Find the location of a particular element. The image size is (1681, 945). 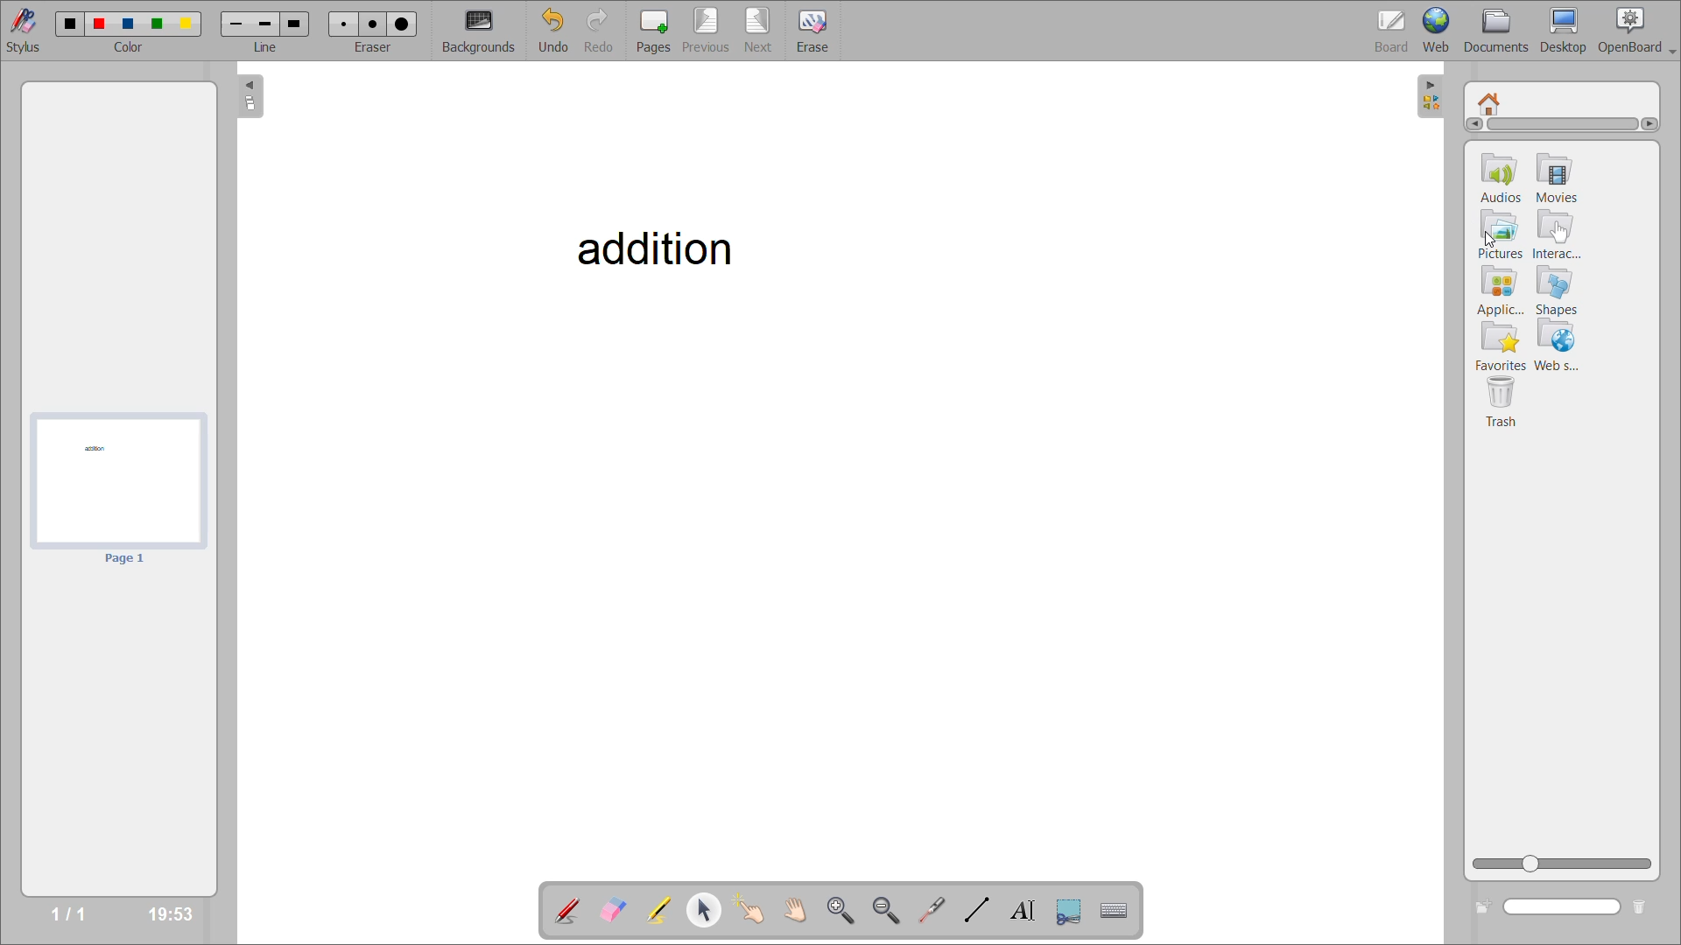

board is located at coordinates (1393, 31).